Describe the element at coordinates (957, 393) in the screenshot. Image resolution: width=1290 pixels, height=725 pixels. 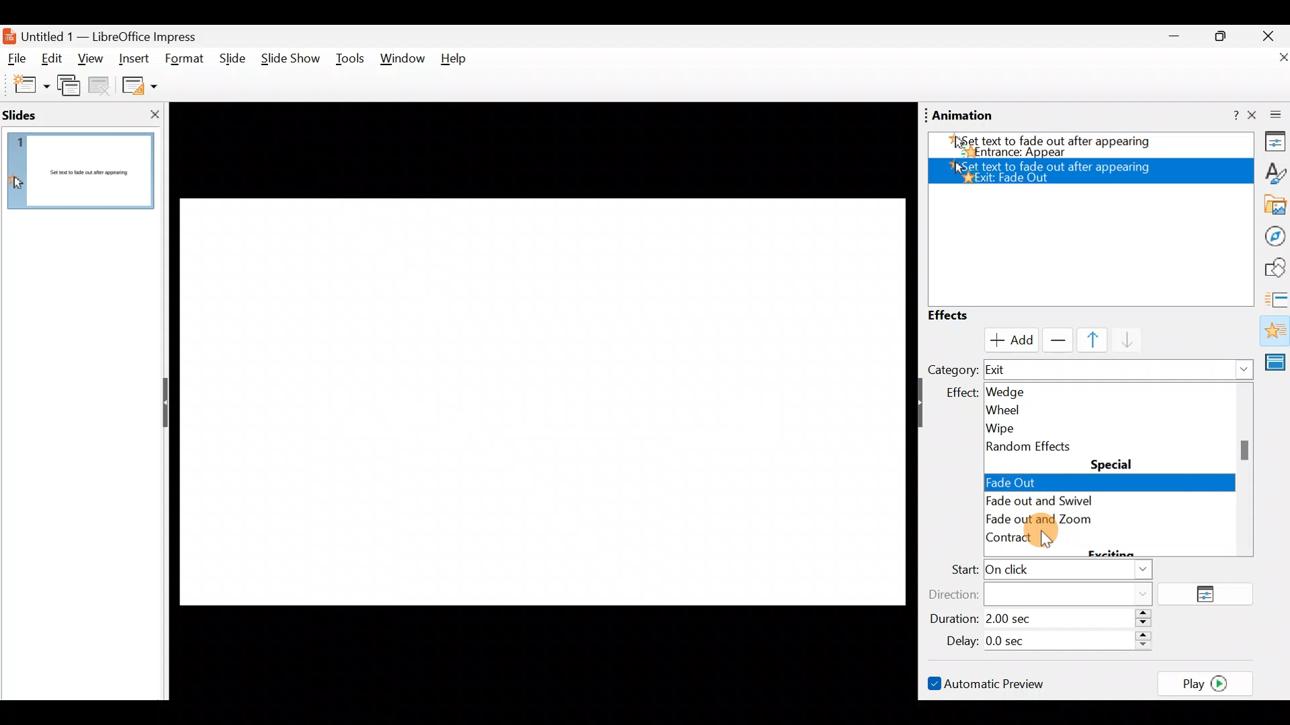
I see `effect` at that location.